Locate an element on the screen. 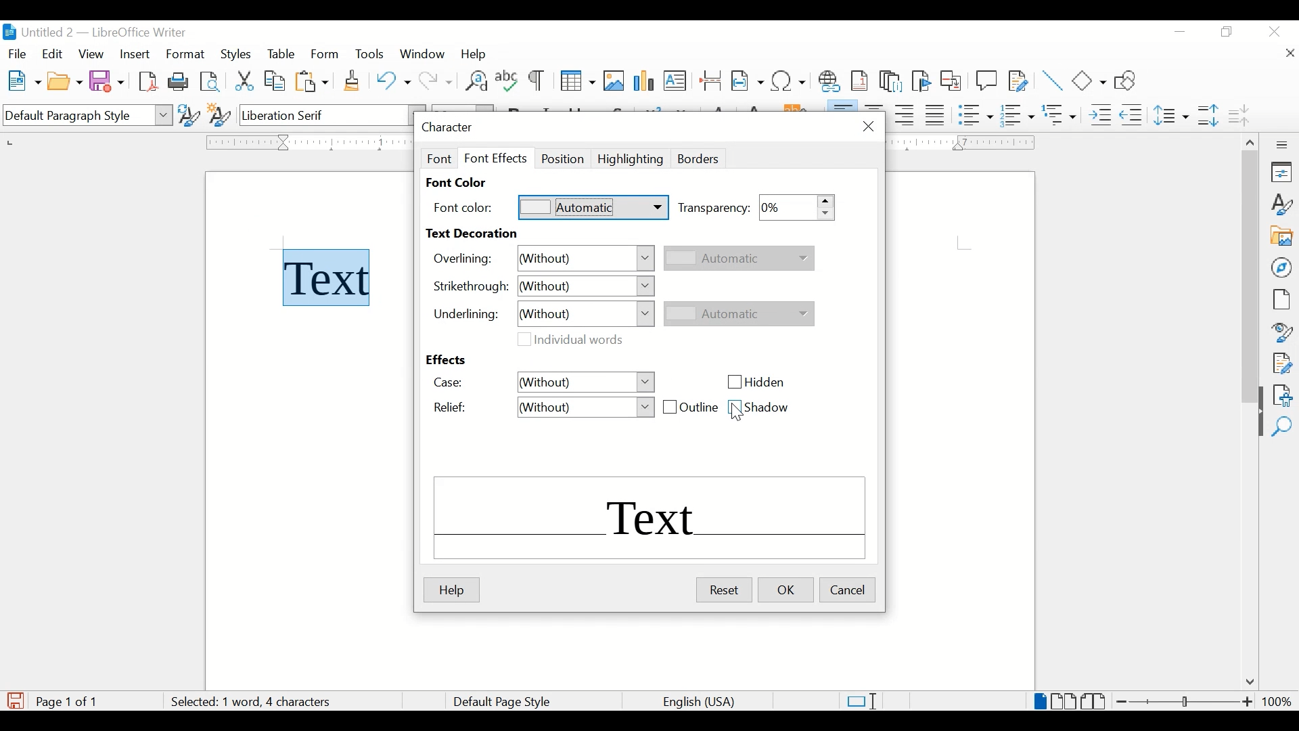 This screenshot has width=1299, height=731. table is located at coordinates (281, 54).